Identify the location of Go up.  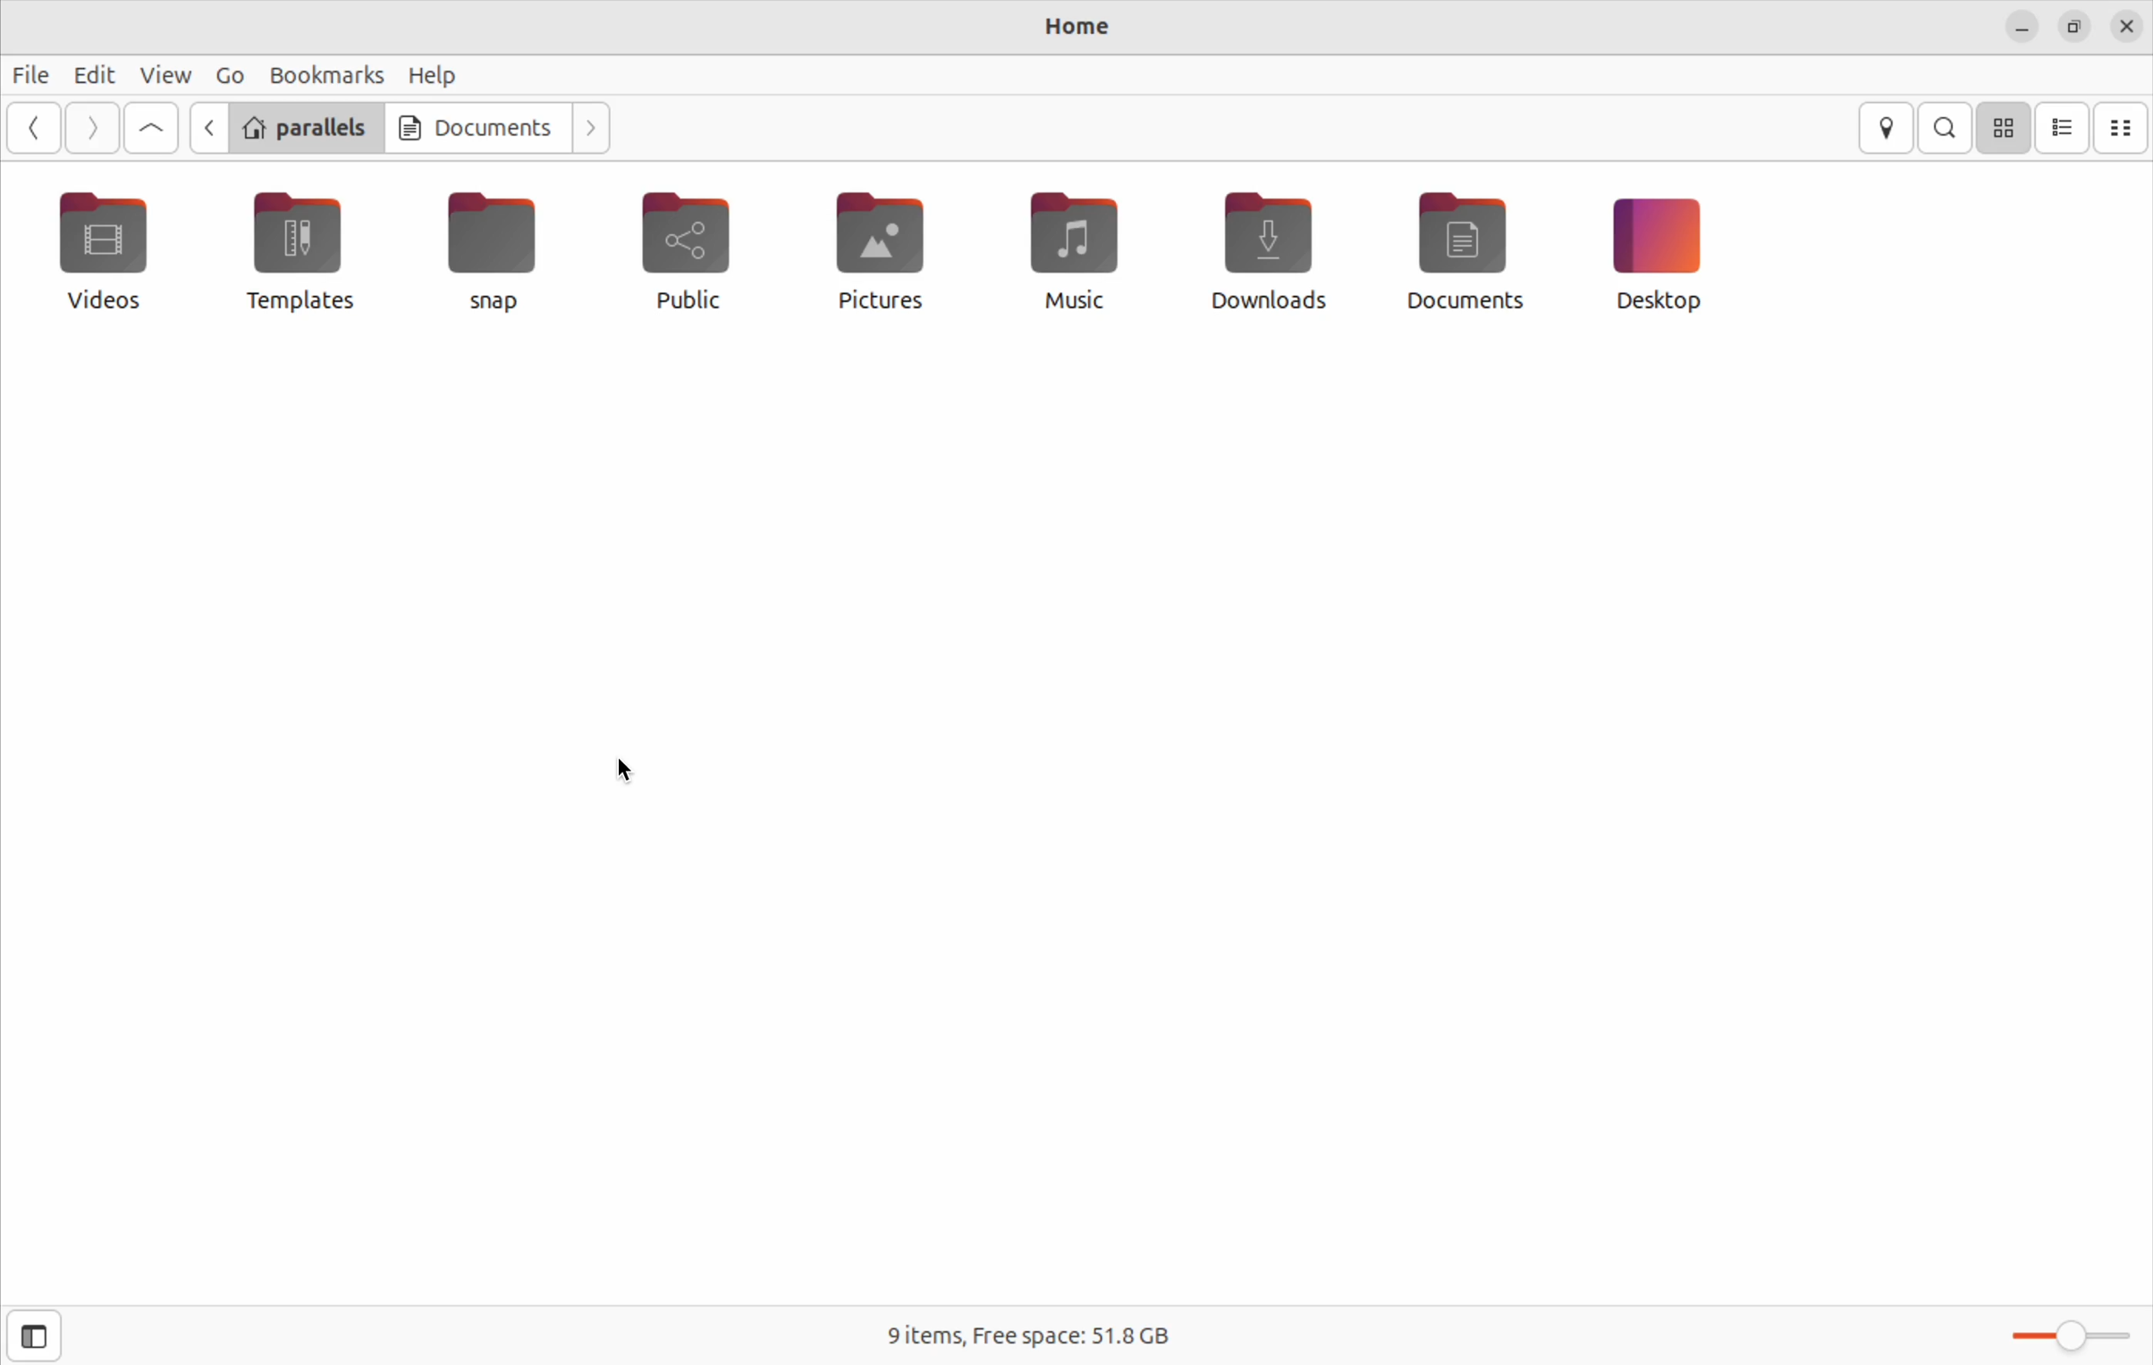
(150, 129).